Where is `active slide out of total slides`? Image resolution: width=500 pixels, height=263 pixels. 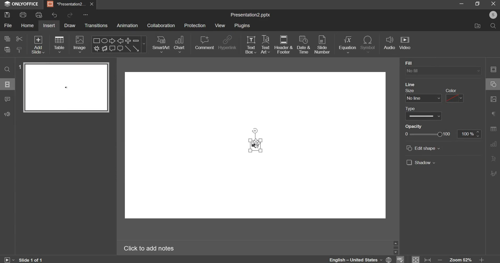 active slide out of total slides is located at coordinates (31, 259).